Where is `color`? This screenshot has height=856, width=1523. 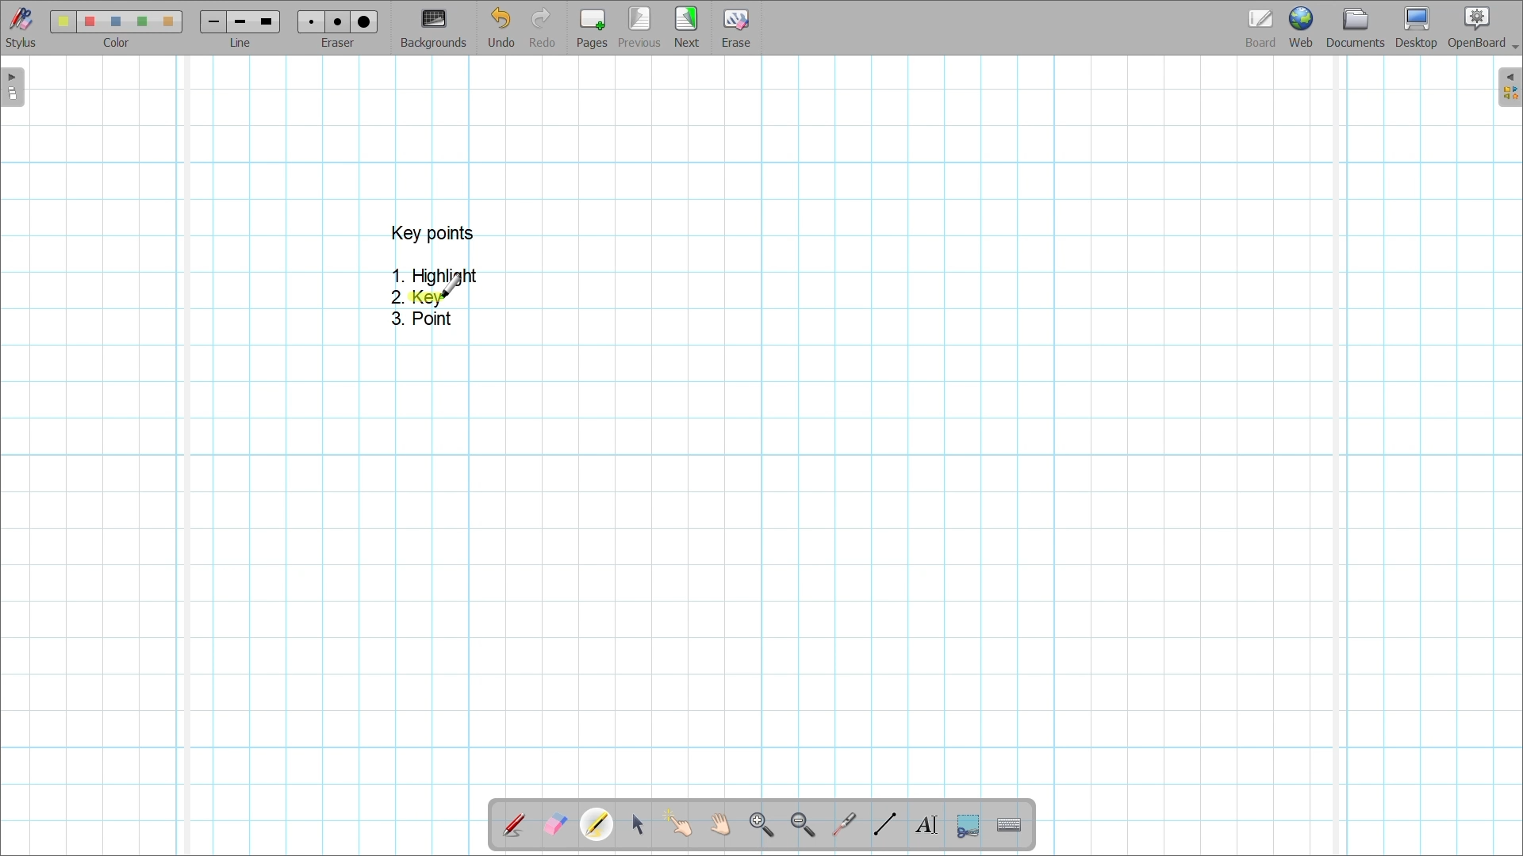 color is located at coordinates (113, 43).